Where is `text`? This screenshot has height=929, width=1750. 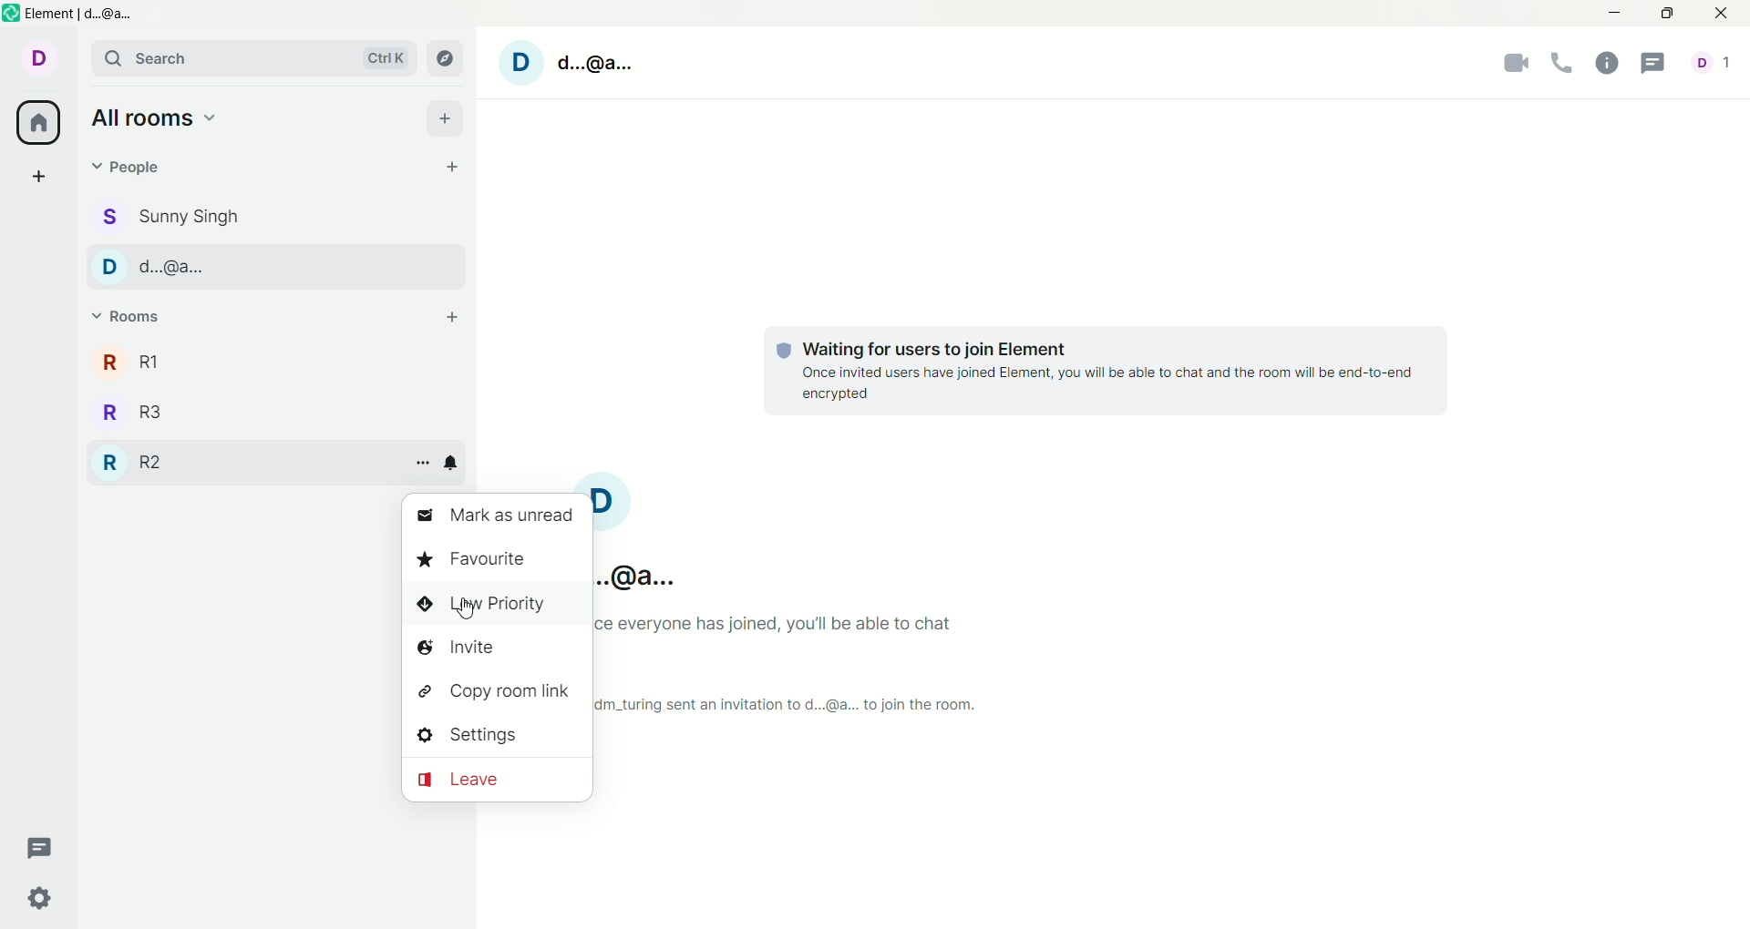
text is located at coordinates (803, 598).